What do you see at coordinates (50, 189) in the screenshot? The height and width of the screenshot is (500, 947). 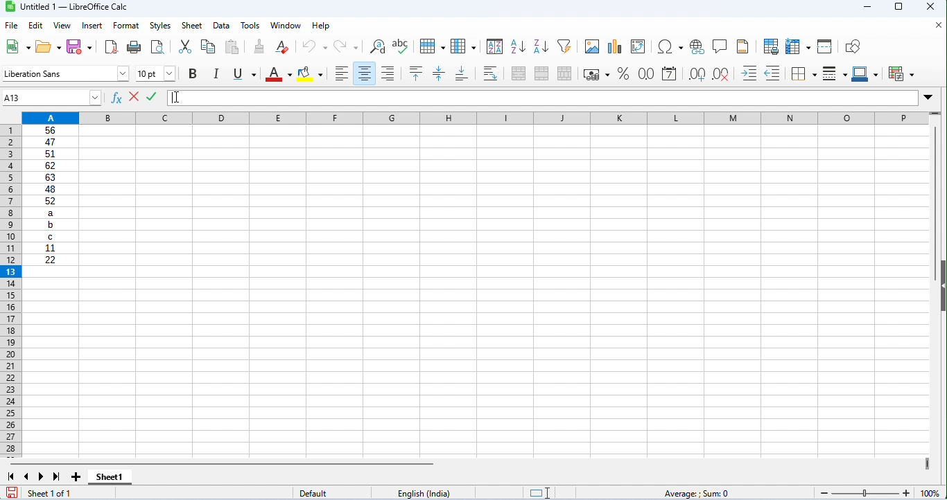 I see `48` at bounding box center [50, 189].